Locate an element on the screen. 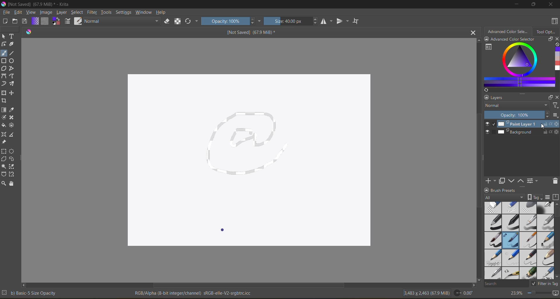 The height and width of the screenshot is (299, 560). visible is located at coordinates (487, 132).